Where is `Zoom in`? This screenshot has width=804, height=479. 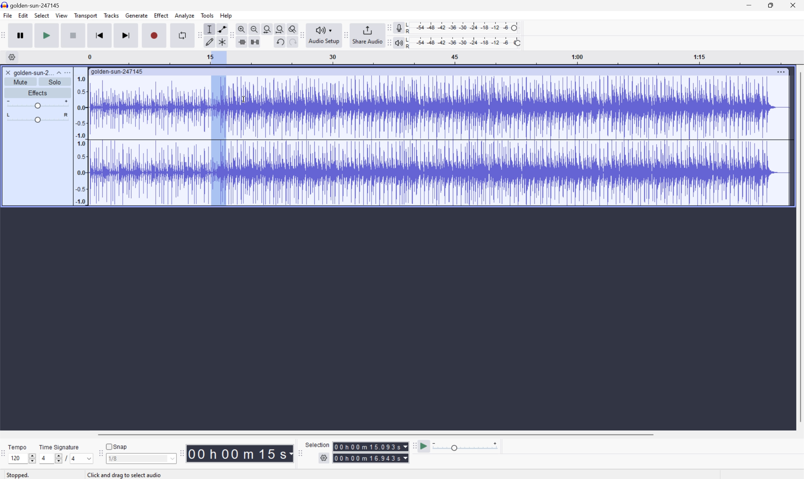 Zoom in is located at coordinates (241, 29).